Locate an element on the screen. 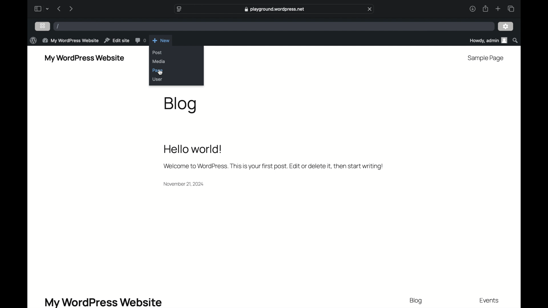  wordpress is located at coordinates (32, 40).